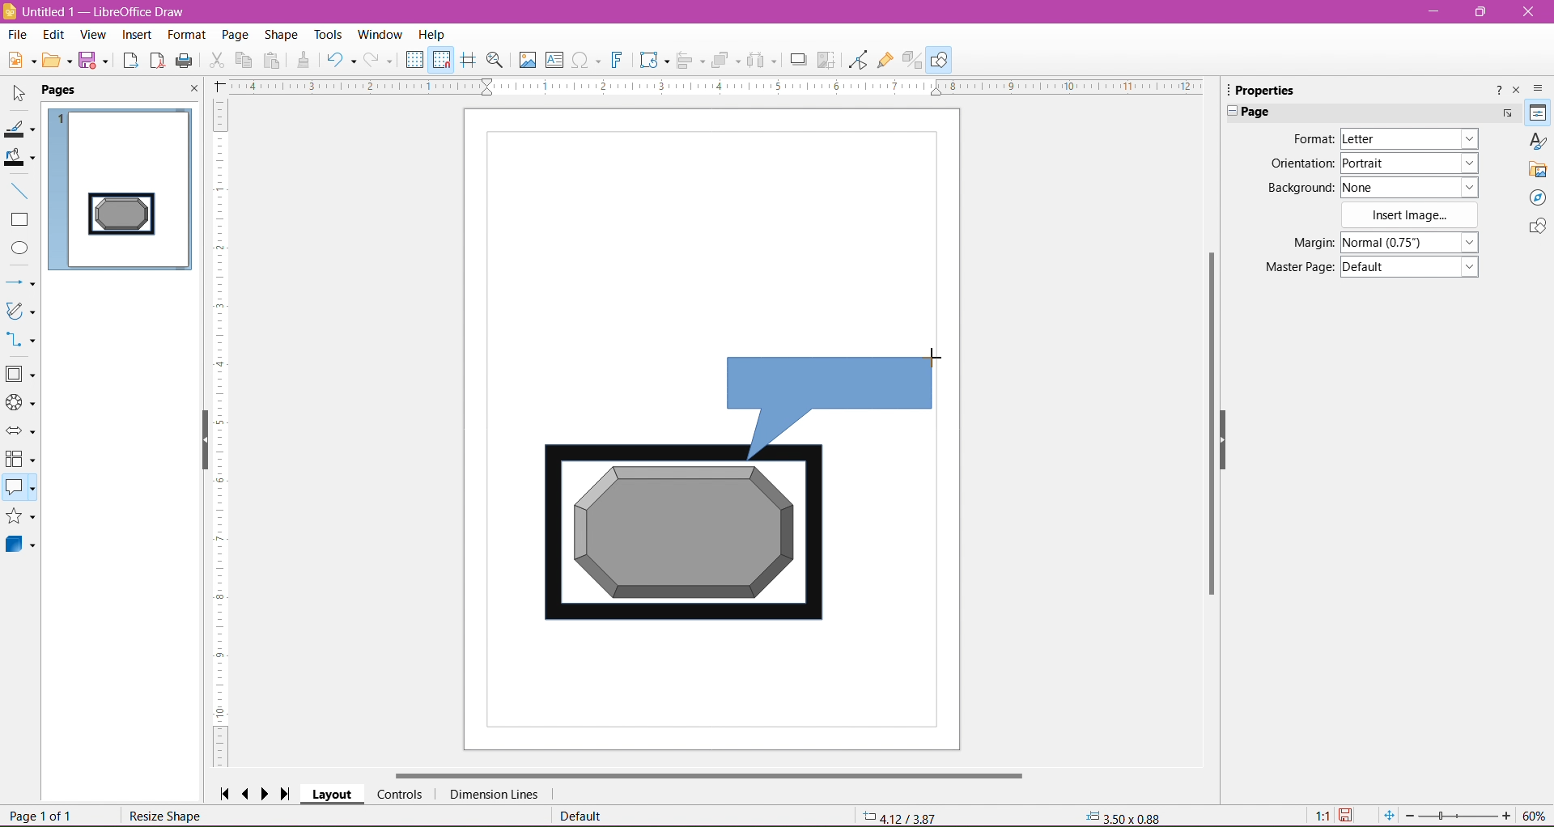 The width and height of the screenshot is (1554, 827). I want to click on Page 1, so click(122, 184).